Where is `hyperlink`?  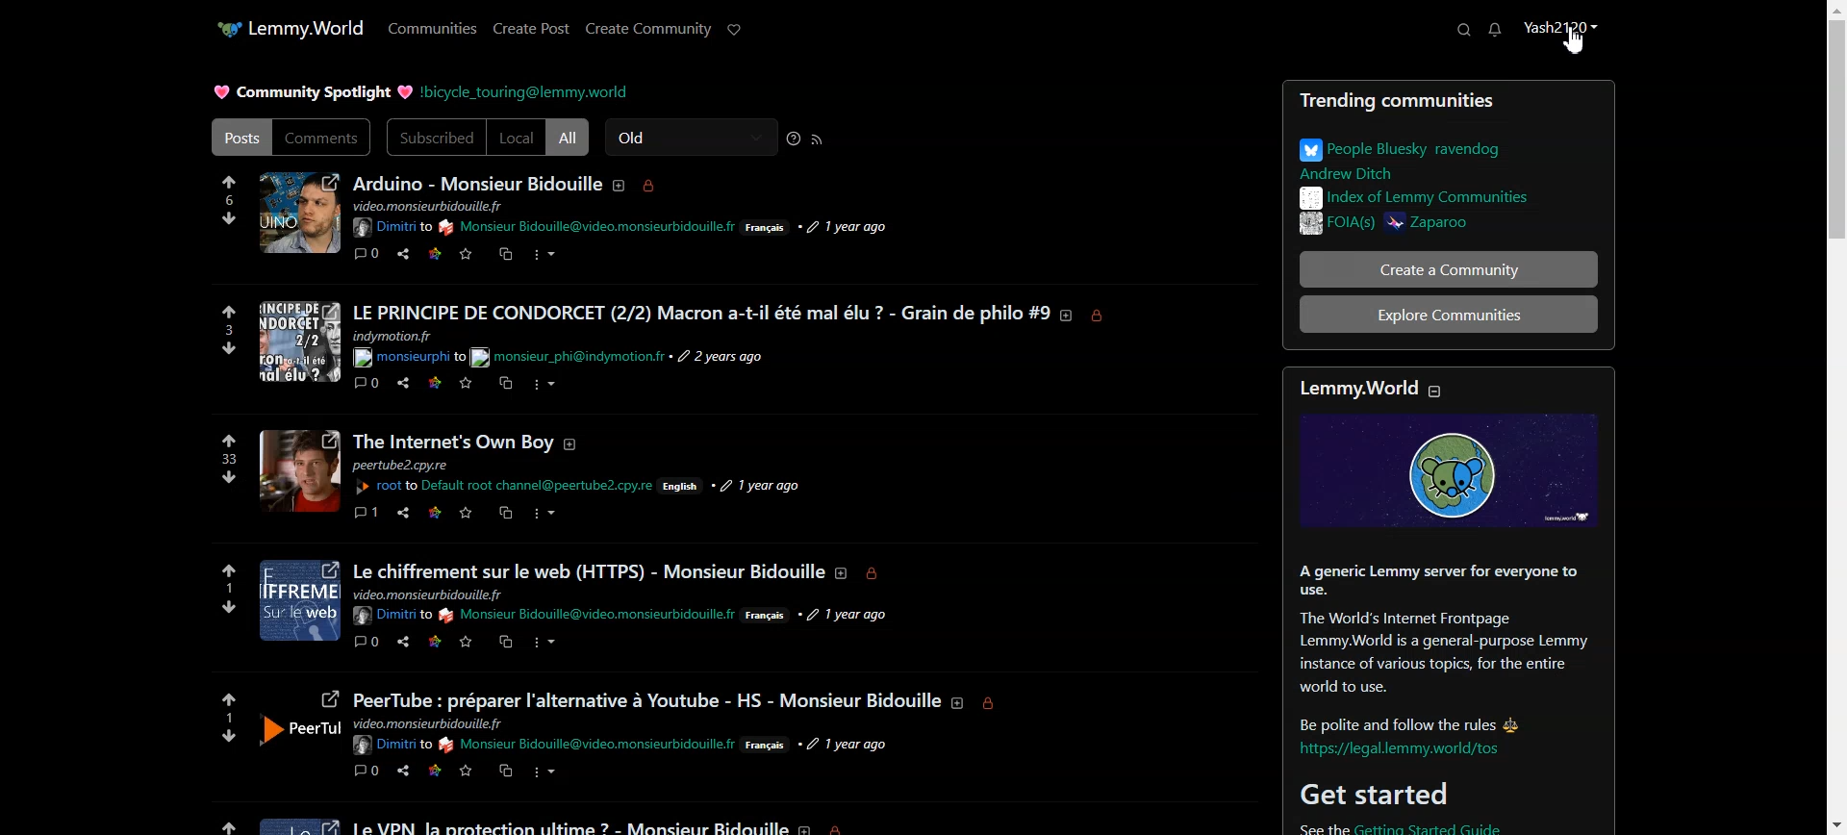
hyperlink is located at coordinates (407, 358).